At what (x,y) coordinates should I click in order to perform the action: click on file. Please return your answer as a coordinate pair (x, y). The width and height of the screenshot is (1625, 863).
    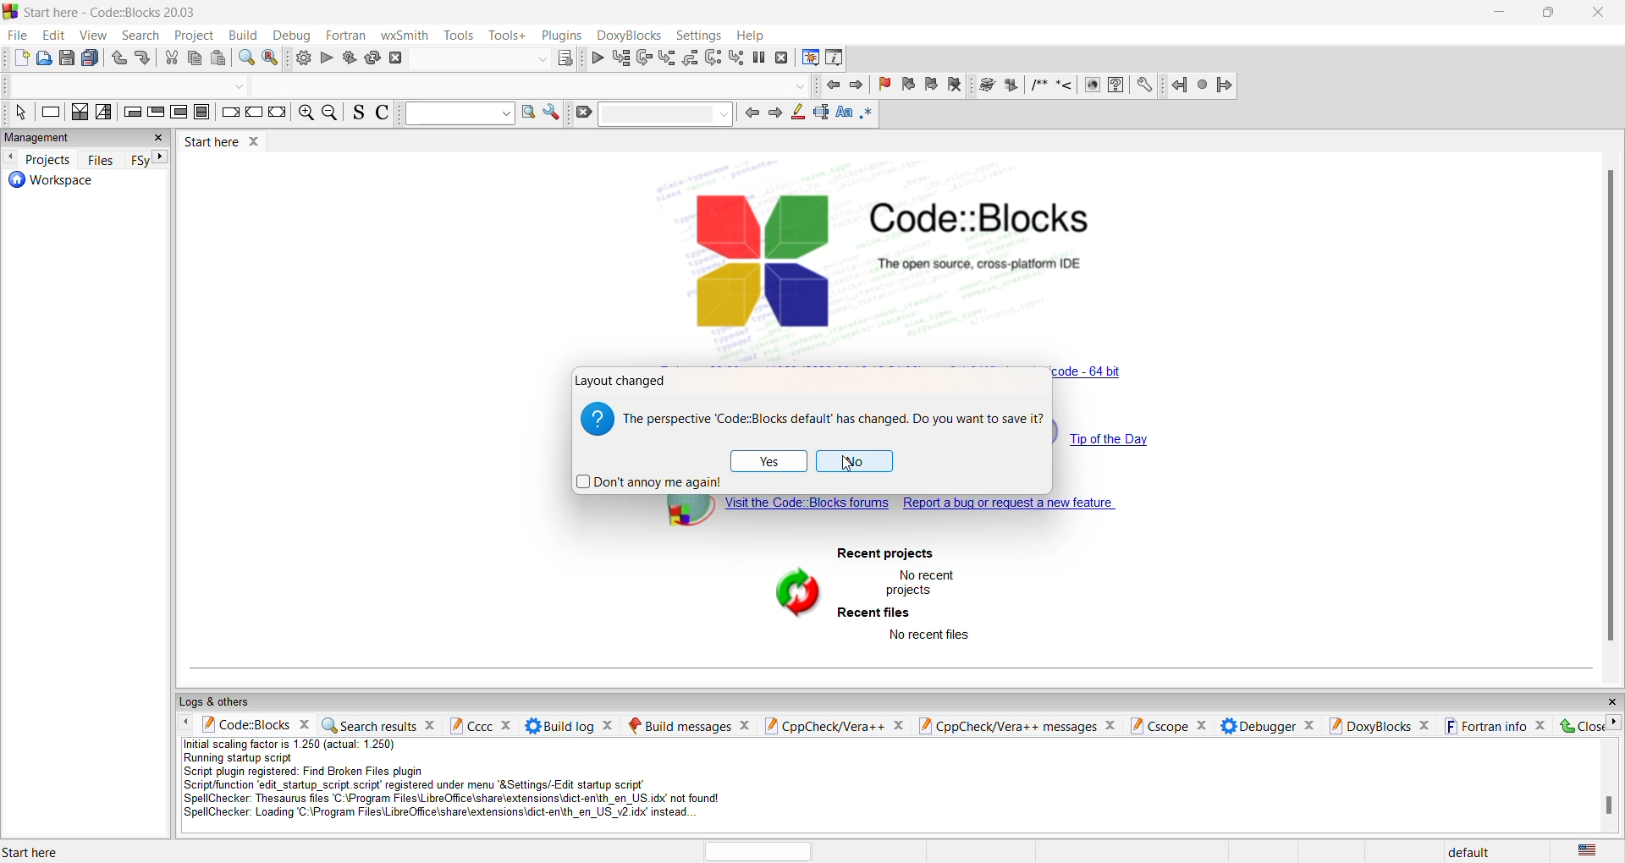
    Looking at the image, I should click on (21, 36).